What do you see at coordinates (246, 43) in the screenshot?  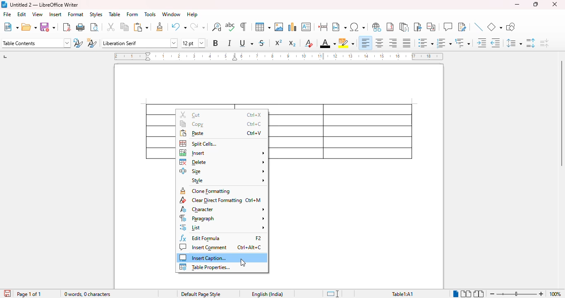 I see `underline` at bounding box center [246, 43].